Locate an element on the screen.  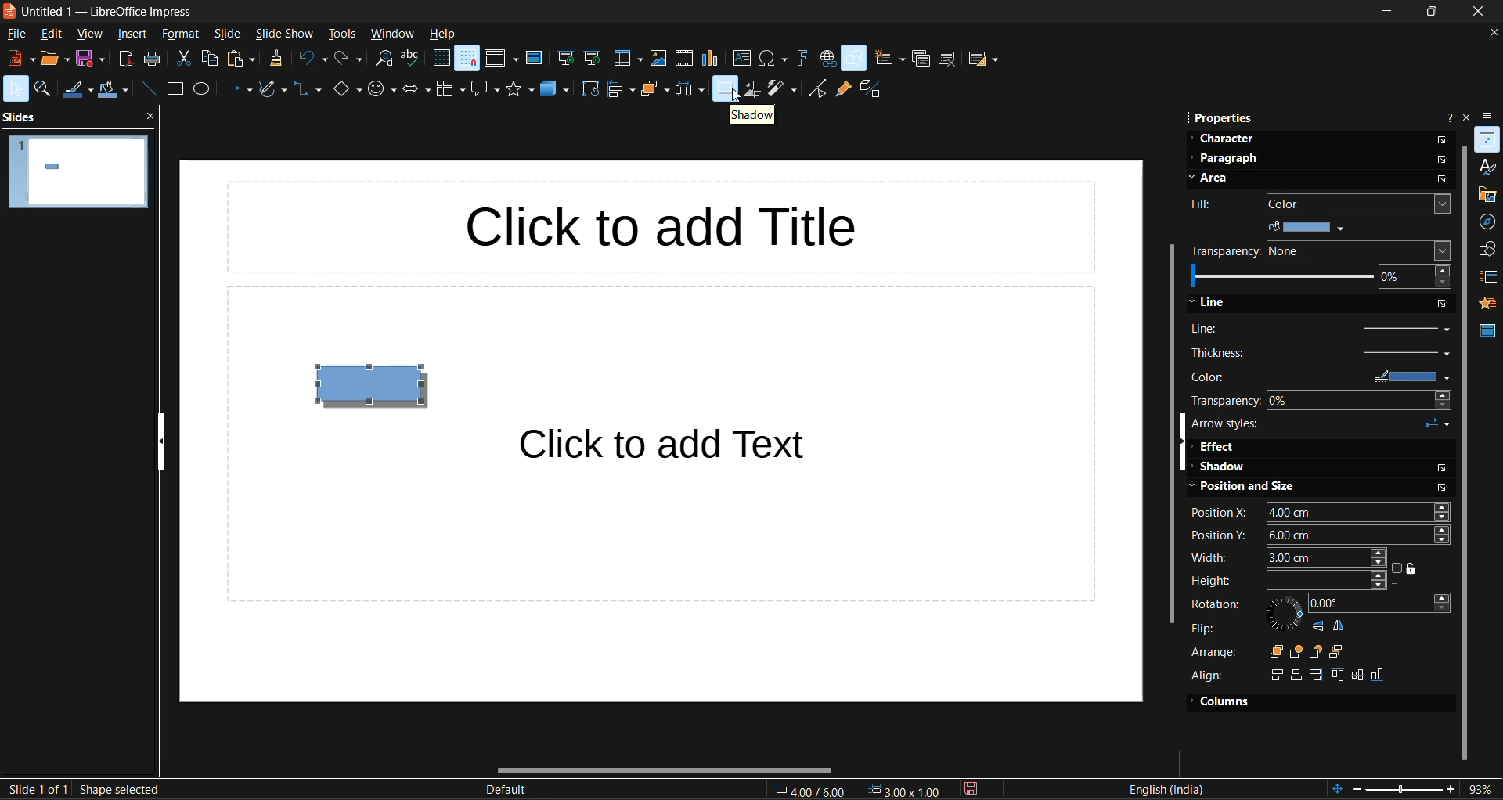
edit is located at coordinates (52, 35).